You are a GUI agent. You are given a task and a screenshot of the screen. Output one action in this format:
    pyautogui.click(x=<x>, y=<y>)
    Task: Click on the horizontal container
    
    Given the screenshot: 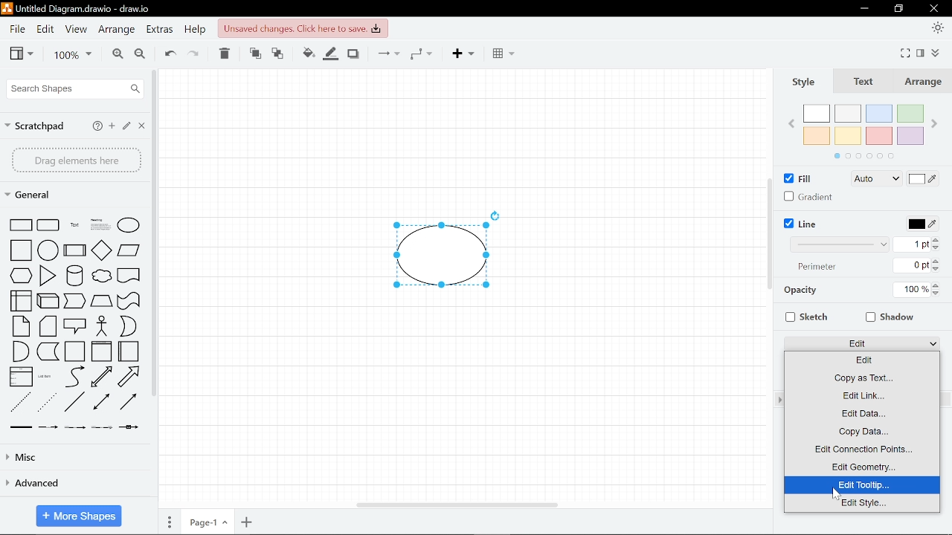 What is the action you would take?
    pyautogui.click(x=129, y=351)
    